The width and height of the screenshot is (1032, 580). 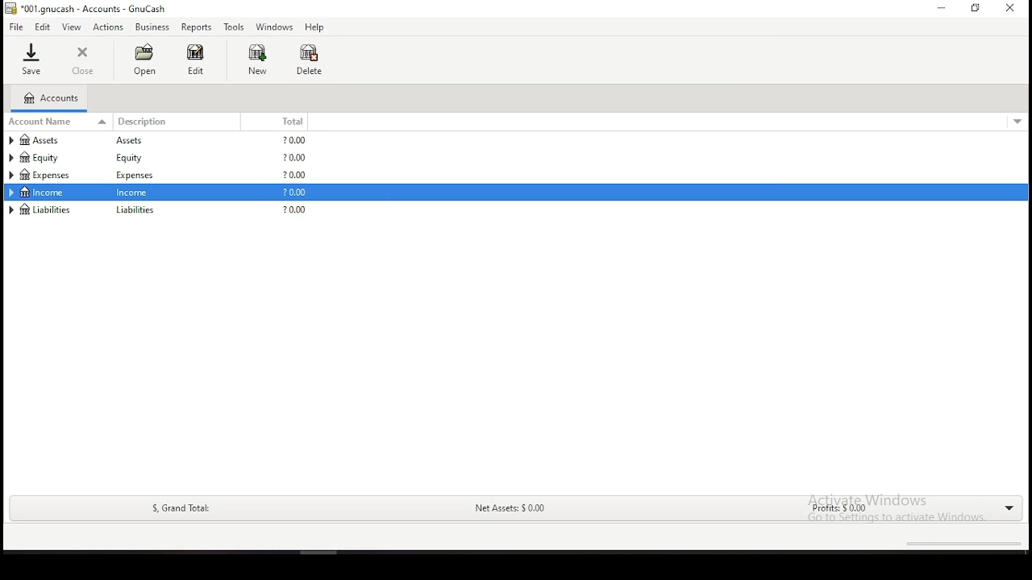 What do you see at coordinates (297, 175) in the screenshot?
I see `? 0.00` at bounding box center [297, 175].